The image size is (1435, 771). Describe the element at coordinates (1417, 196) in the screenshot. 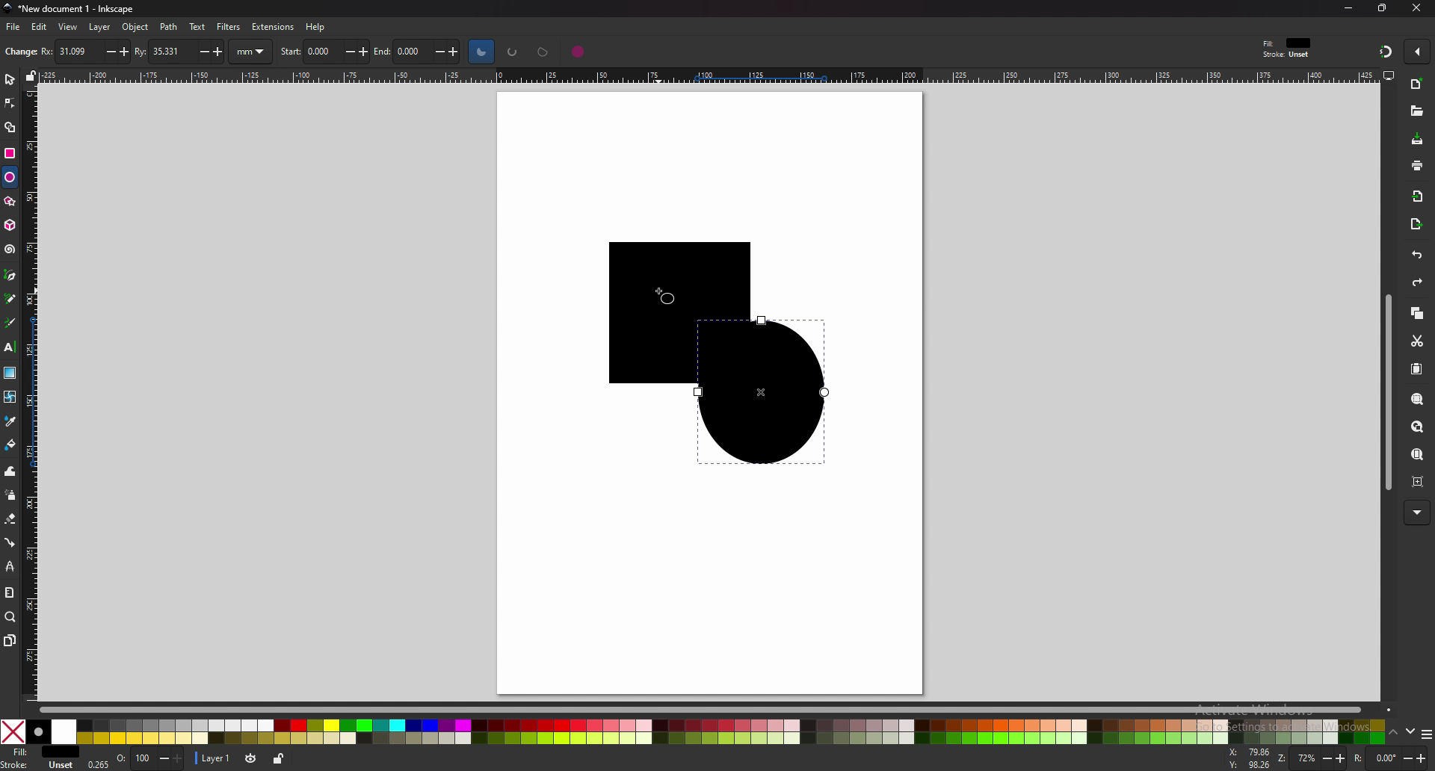

I see `import` at that location.